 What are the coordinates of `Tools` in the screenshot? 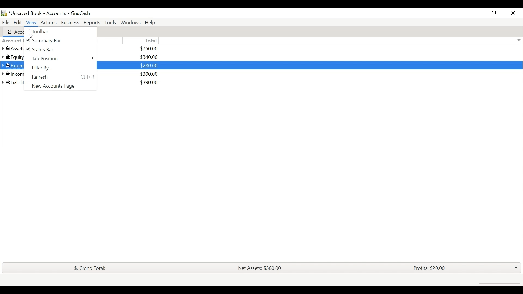 It's located at (111, 23).